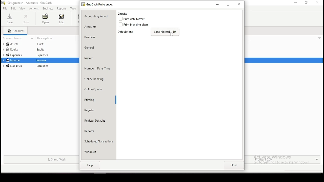  I want to click on descrtiption, so click(57, 38).